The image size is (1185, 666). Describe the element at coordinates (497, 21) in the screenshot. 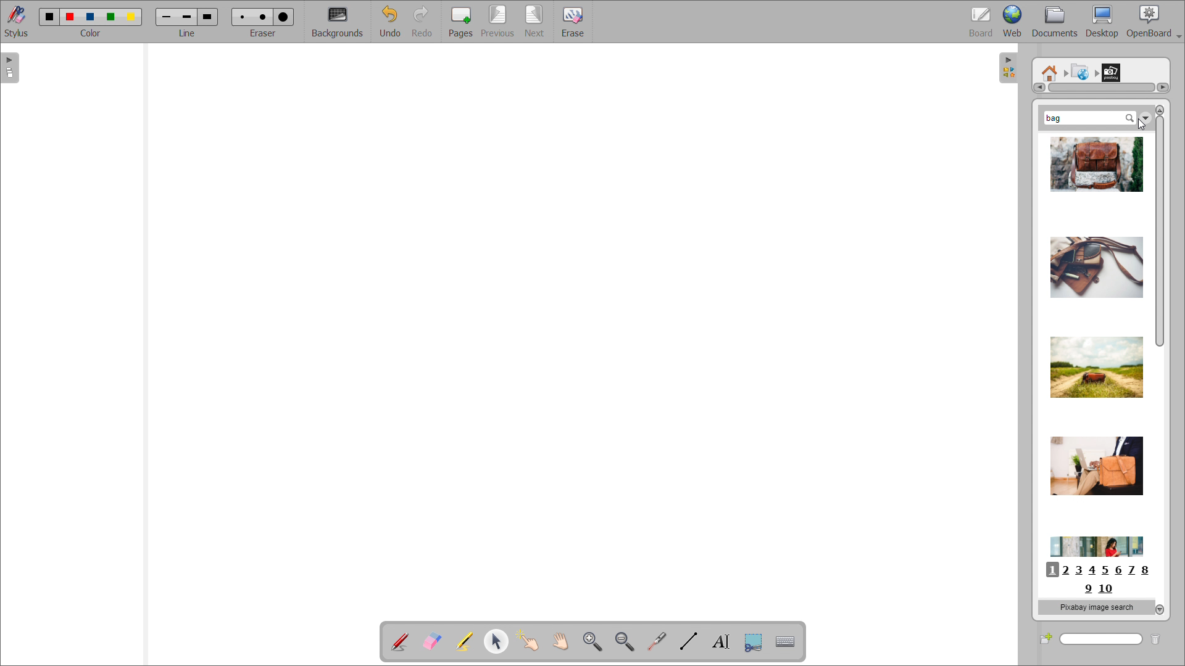

I see `previous page` at that location.